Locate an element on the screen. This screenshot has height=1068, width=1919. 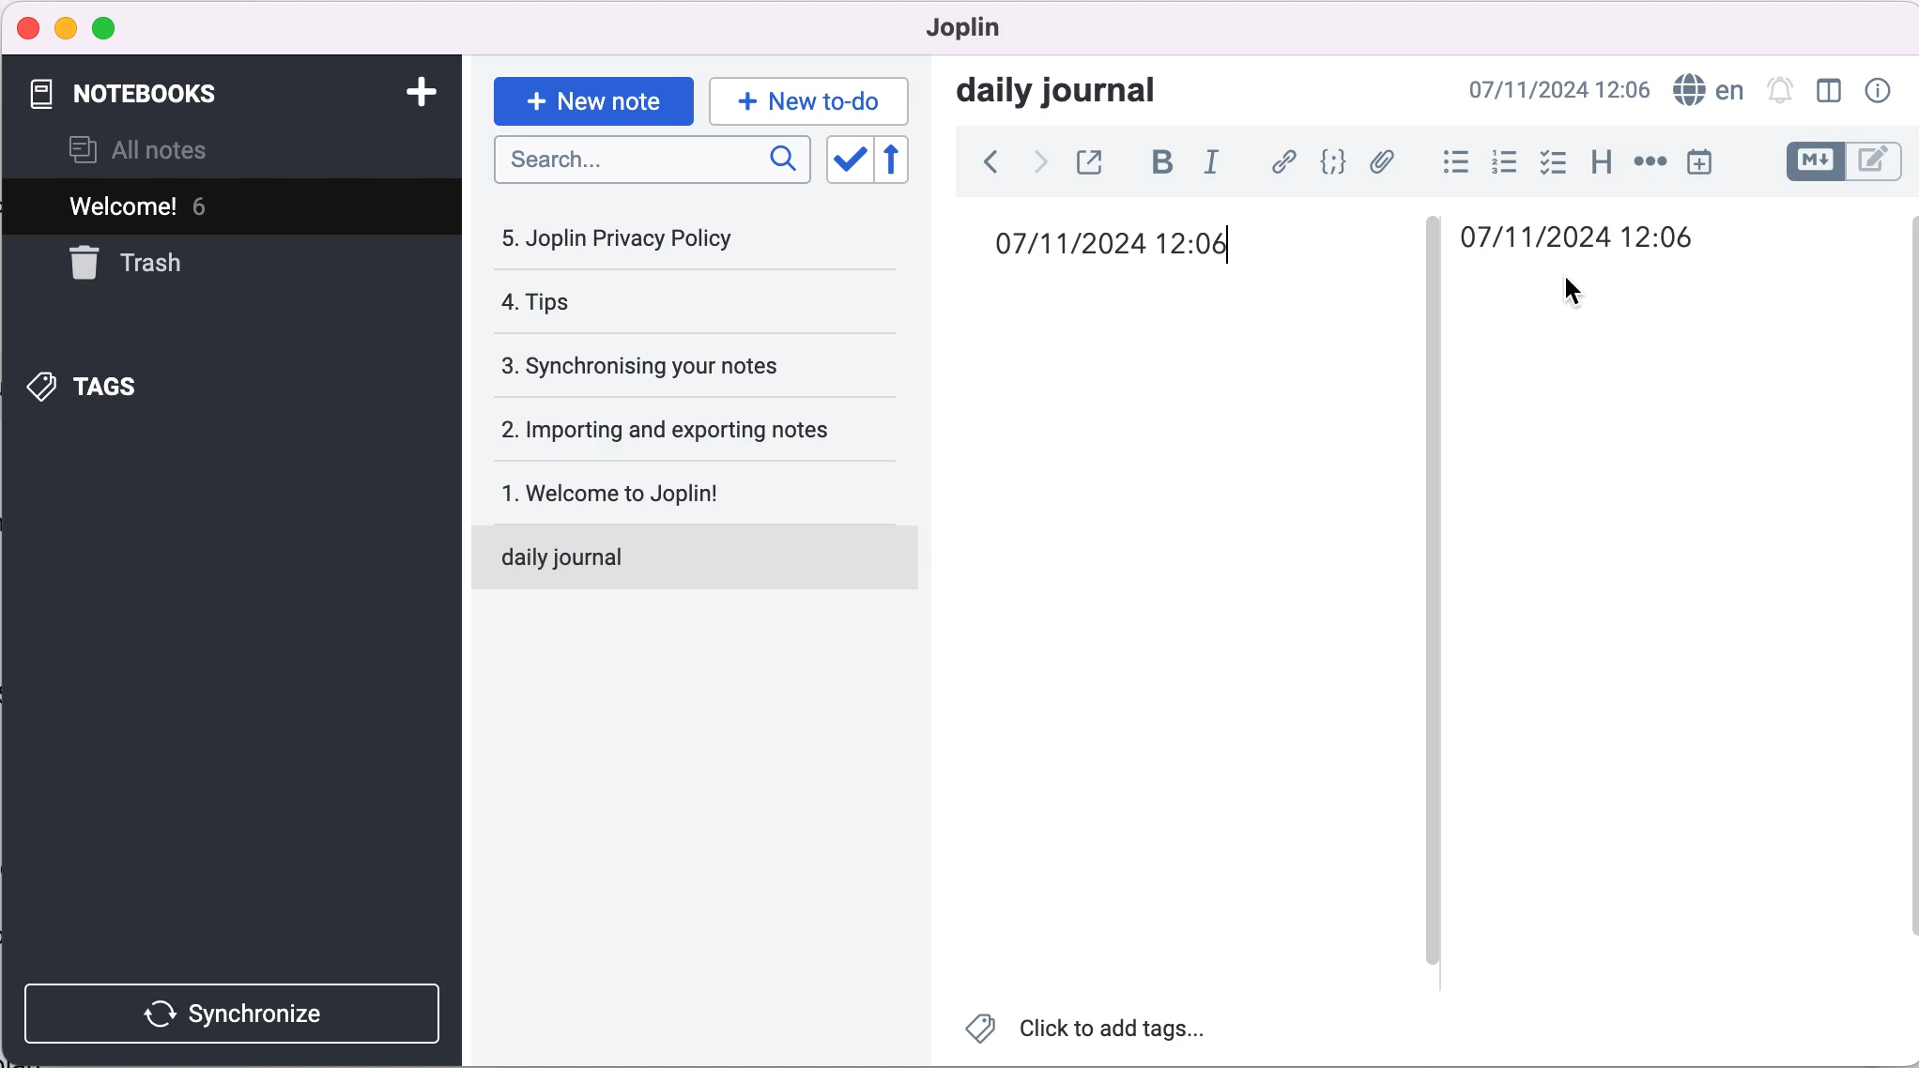
add notebook is located at coordinates (421, 93).